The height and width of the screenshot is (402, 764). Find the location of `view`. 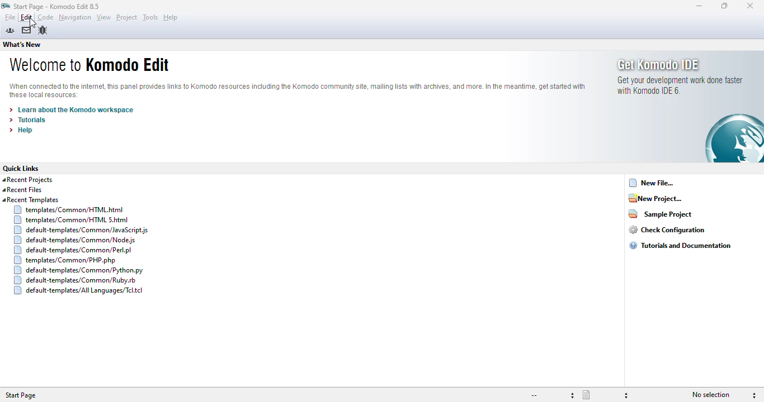

view is located at coordinates (103, 17).